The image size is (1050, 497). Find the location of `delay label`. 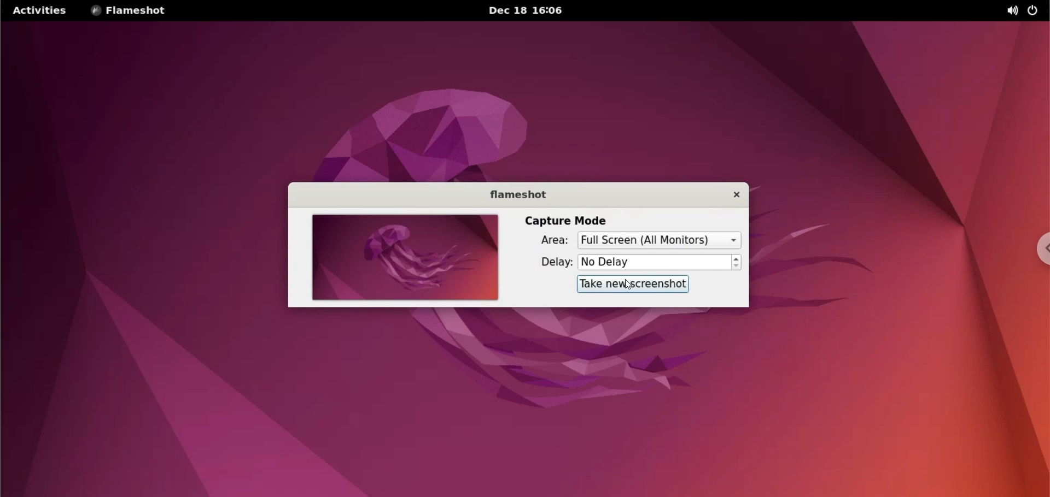

delay label is located at coordinates (552, 261).